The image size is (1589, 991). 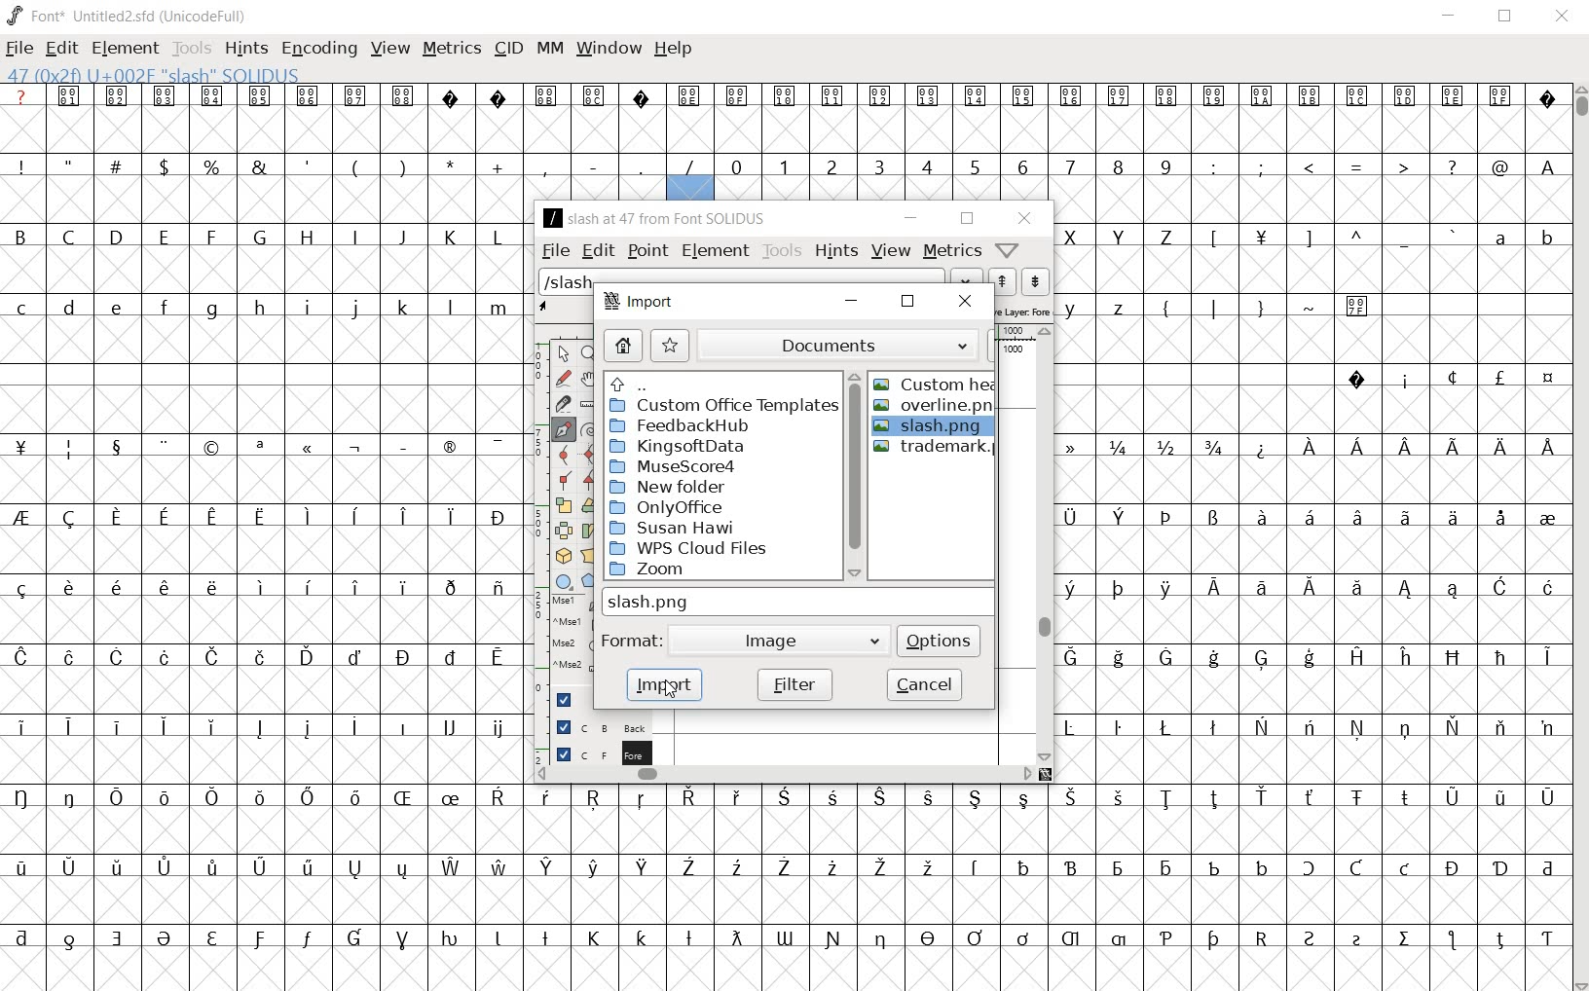 I want to click on cut splines in two, so click(x=561, y=406).